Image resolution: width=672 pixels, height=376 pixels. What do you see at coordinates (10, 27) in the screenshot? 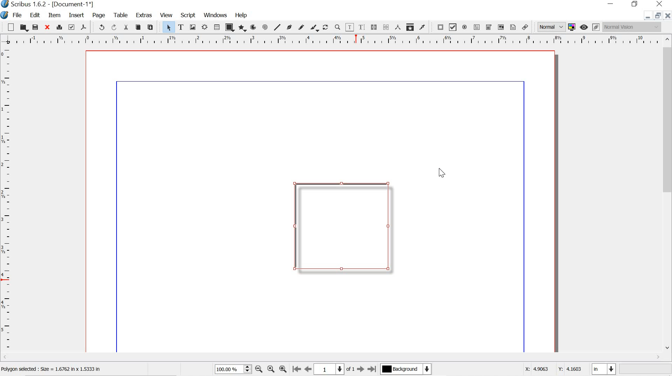
I see `new` at bounding box center [10, 27].